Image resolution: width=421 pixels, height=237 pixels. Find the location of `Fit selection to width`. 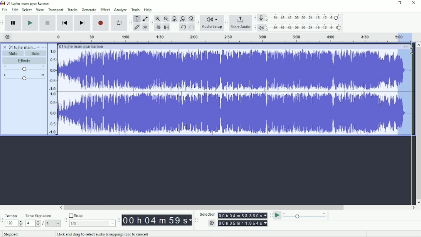

Fit selection to width is located at coordinates (174, 19).